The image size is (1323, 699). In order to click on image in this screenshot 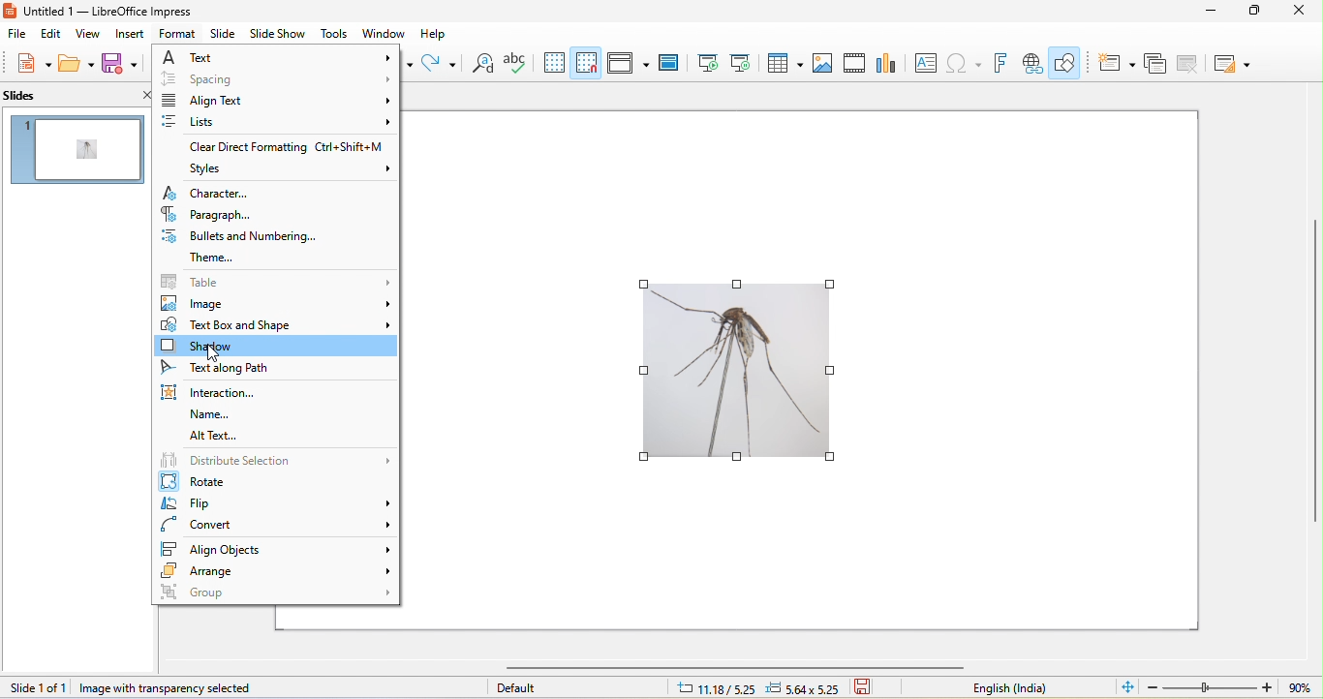, I will do `click(821, 63)`.